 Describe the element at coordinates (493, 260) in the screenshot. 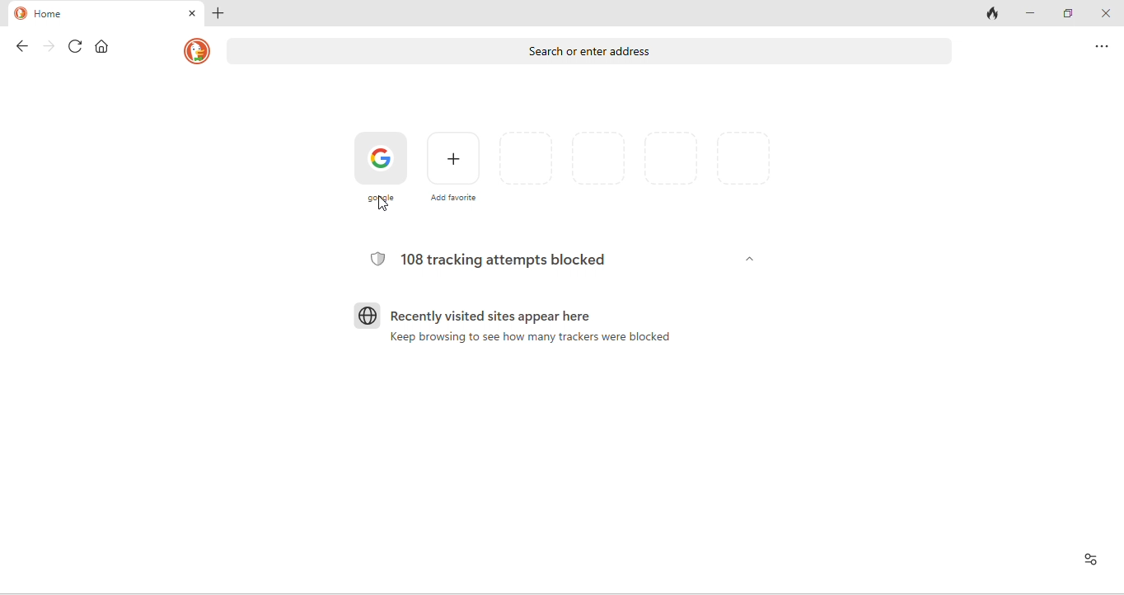

I see `108 tracking attempts blocked` at that location.